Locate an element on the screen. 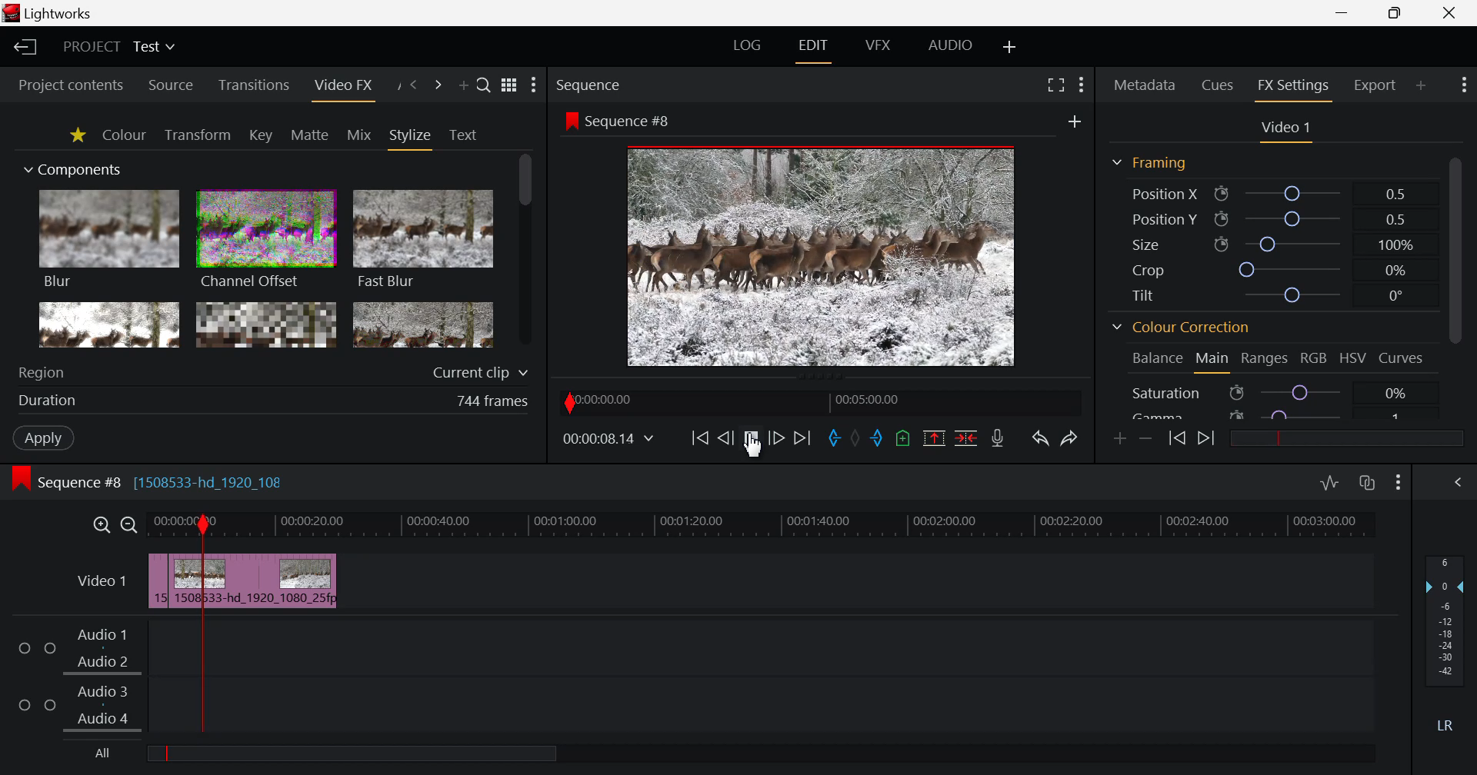 This screenshot has height=775, width=1477. Video FX is located at coordinates (342, 86).